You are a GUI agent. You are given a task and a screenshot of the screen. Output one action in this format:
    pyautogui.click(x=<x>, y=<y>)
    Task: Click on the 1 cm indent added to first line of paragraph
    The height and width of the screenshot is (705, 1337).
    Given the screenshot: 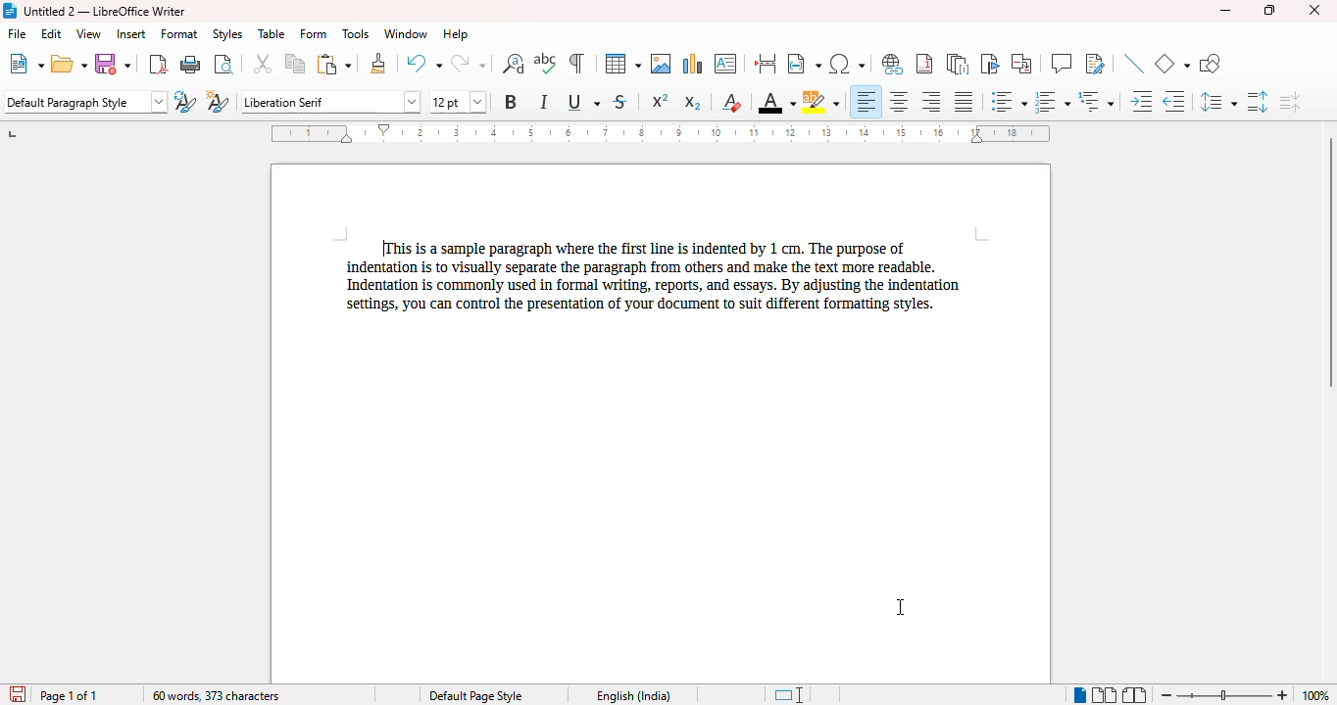 What is the action you would take?
    pyautogui.click(x=365, y=251)
    